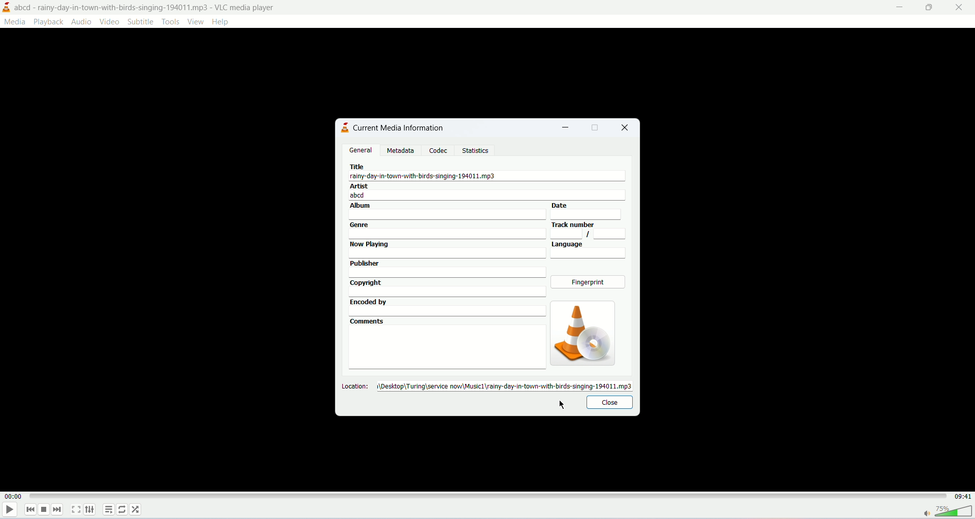 This screenshot has height=519, width=975. What do you see at coordinates (489, 496) in the screenshot?
I see `progress bar` at bounding box center [489, 496].